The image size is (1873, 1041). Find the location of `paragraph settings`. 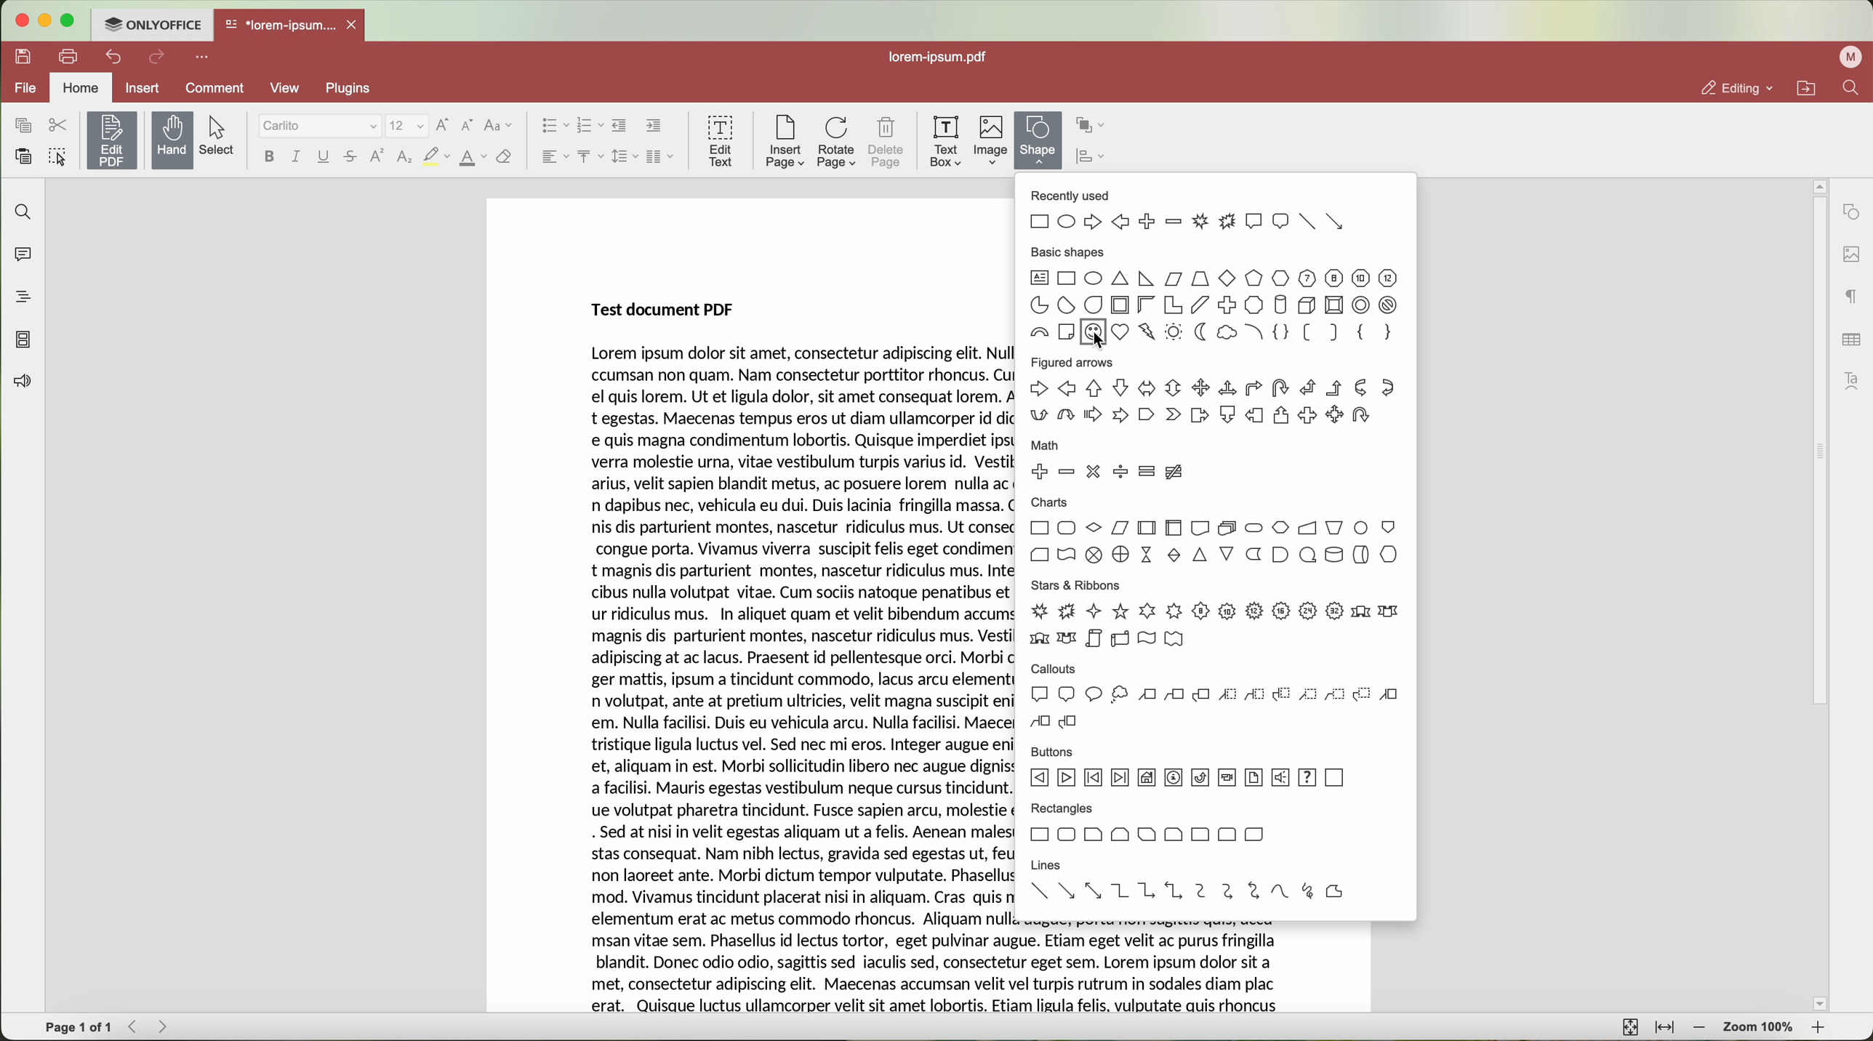

paragraph settings is located at coordinates (1848, 297).